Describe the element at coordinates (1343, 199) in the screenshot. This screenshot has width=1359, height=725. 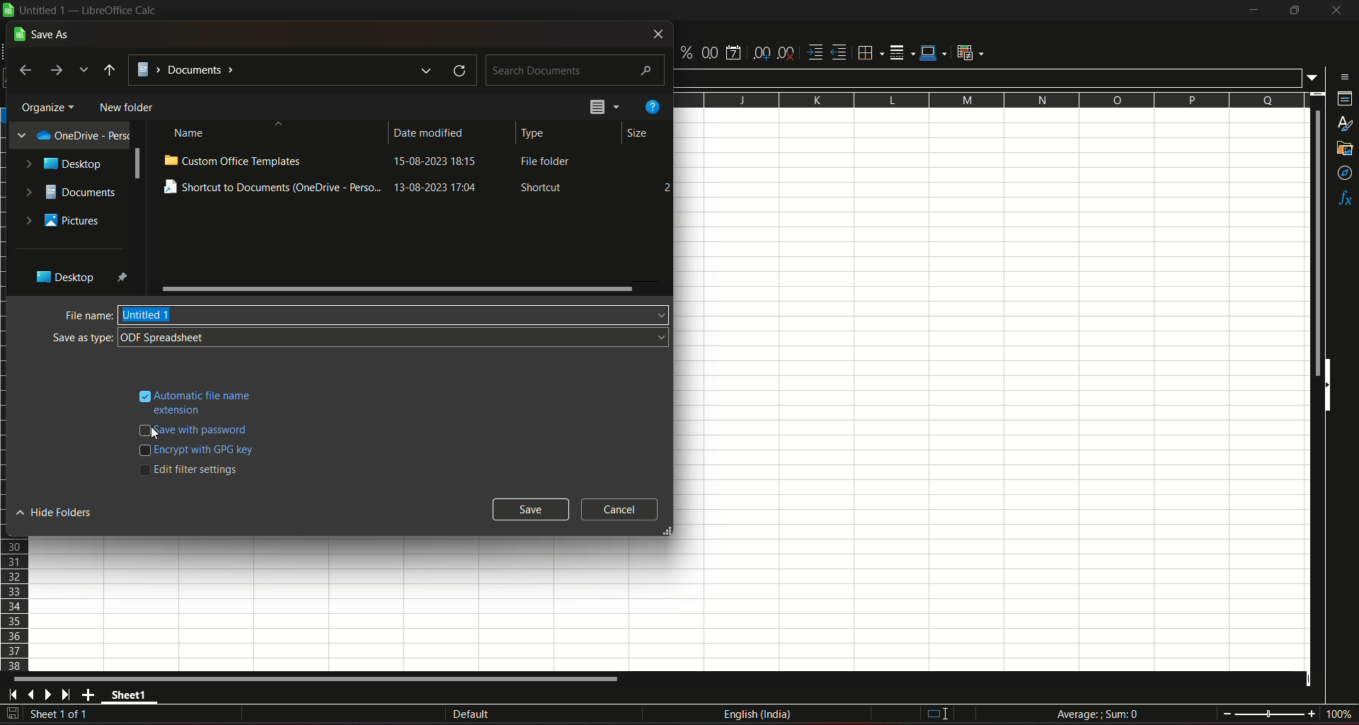
I see `functions` at that location.